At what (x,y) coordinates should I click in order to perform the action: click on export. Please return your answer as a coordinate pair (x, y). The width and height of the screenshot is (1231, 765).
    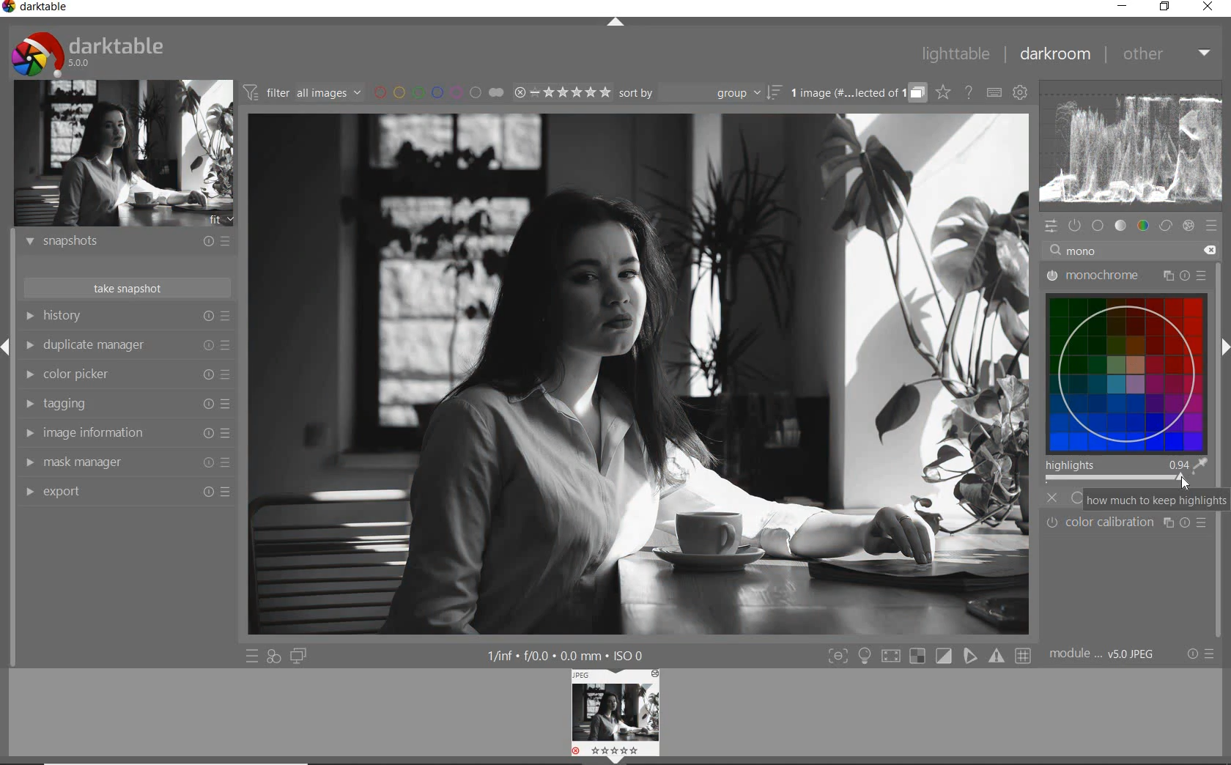
    Looking at the image, I should click on (125, 492).